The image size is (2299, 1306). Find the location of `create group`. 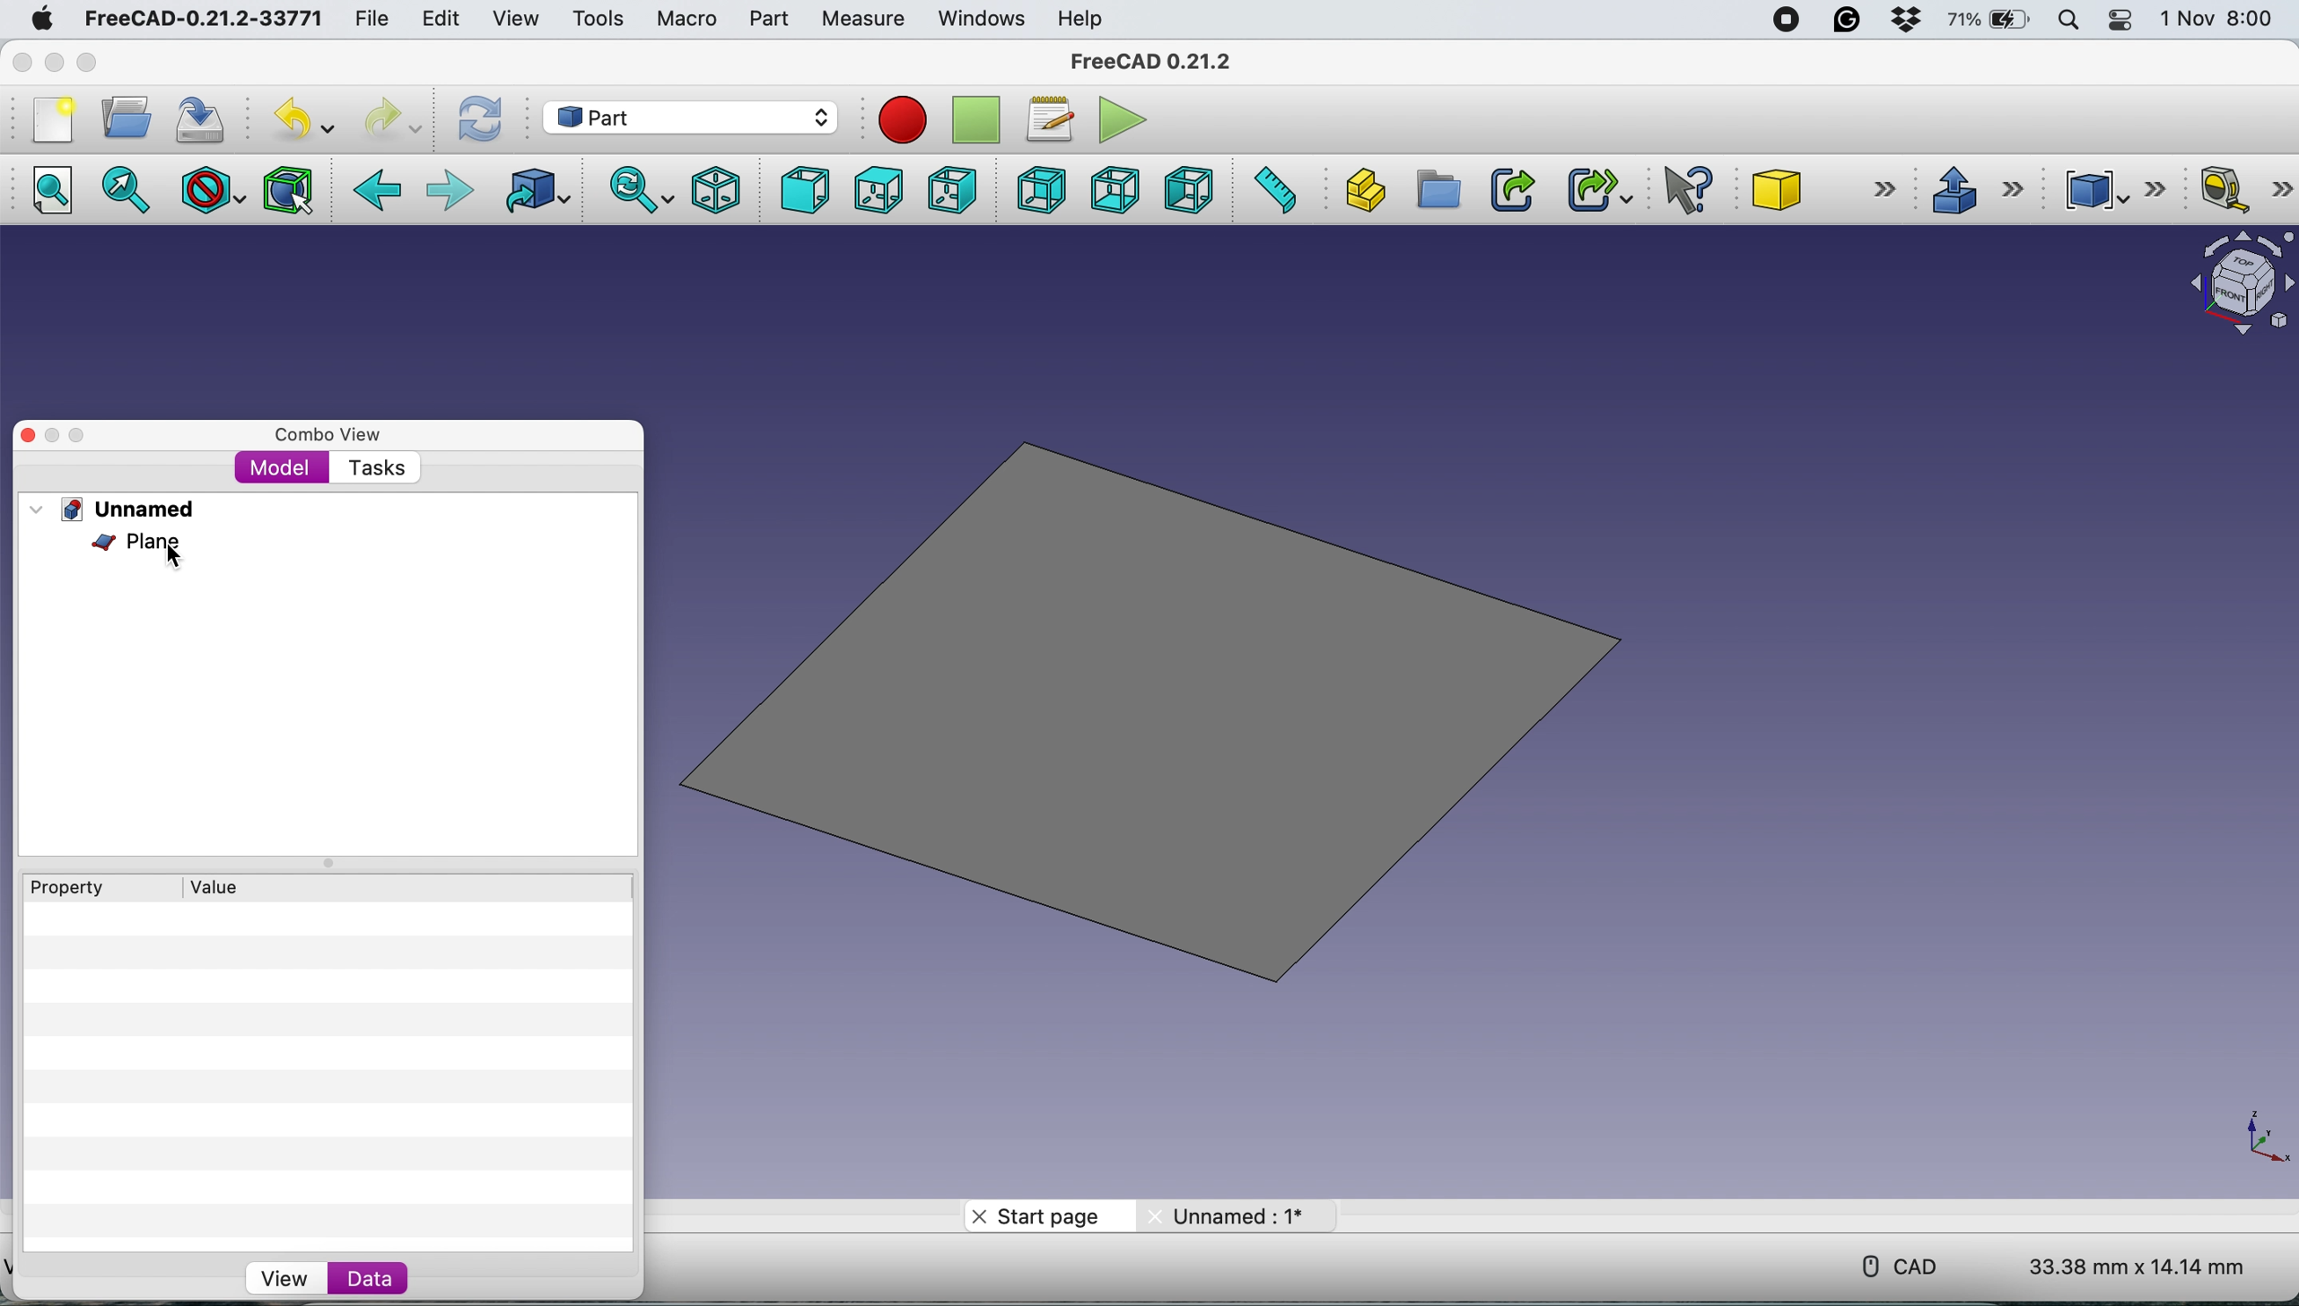

create group is located at coordinates (1450, 189).